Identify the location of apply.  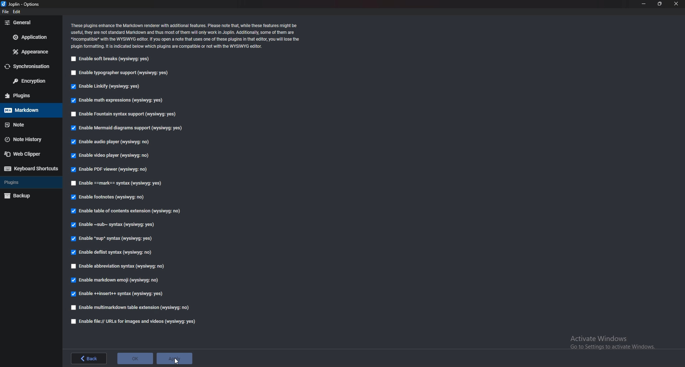
(174, 358).